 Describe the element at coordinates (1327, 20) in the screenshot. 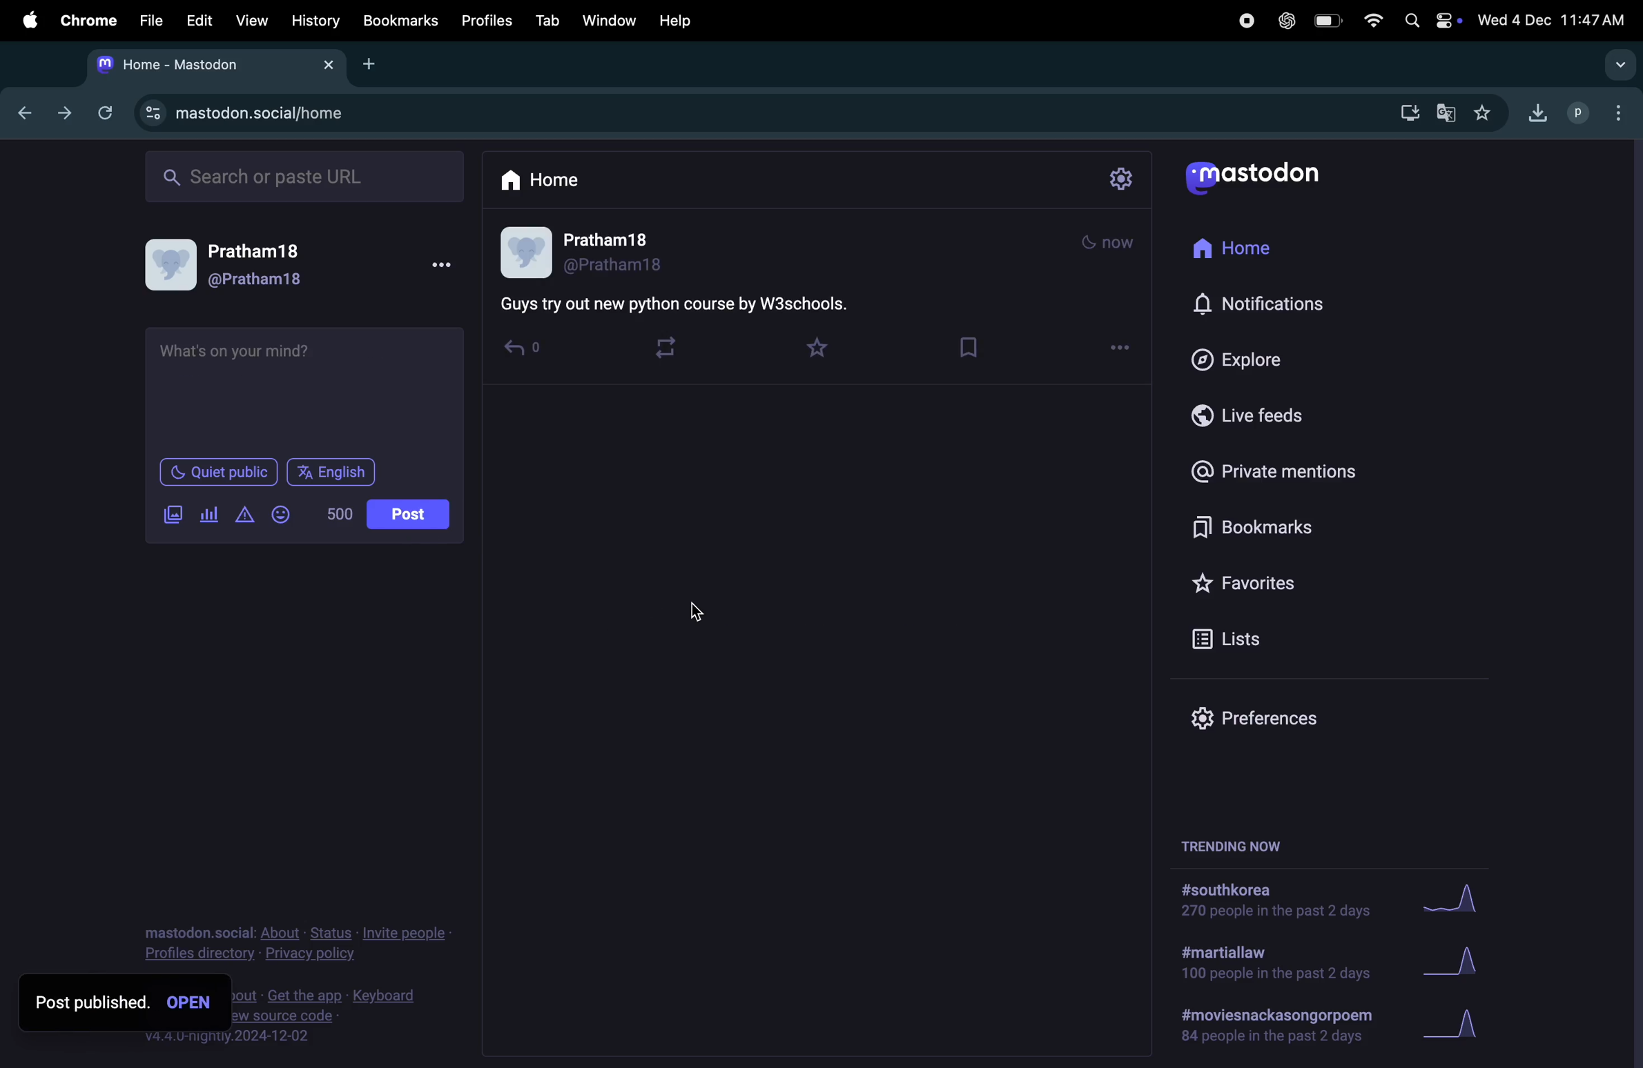

I see `battery` at that location.